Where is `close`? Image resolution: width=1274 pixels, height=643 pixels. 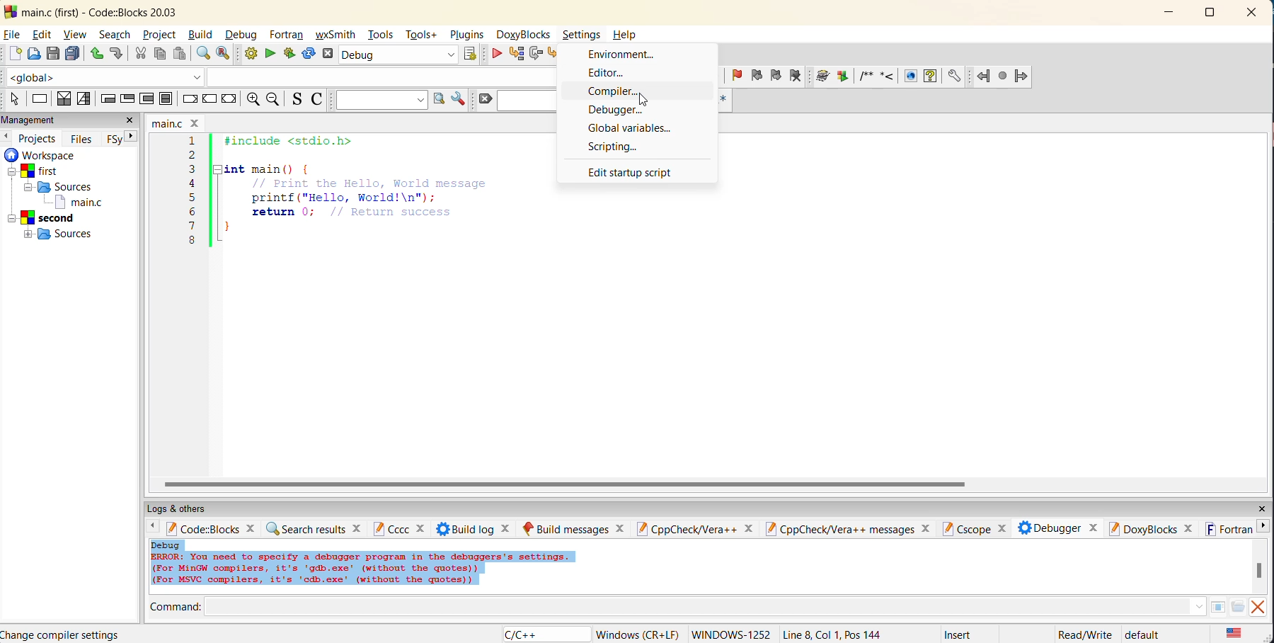
close is located at coordinates (130, 121).